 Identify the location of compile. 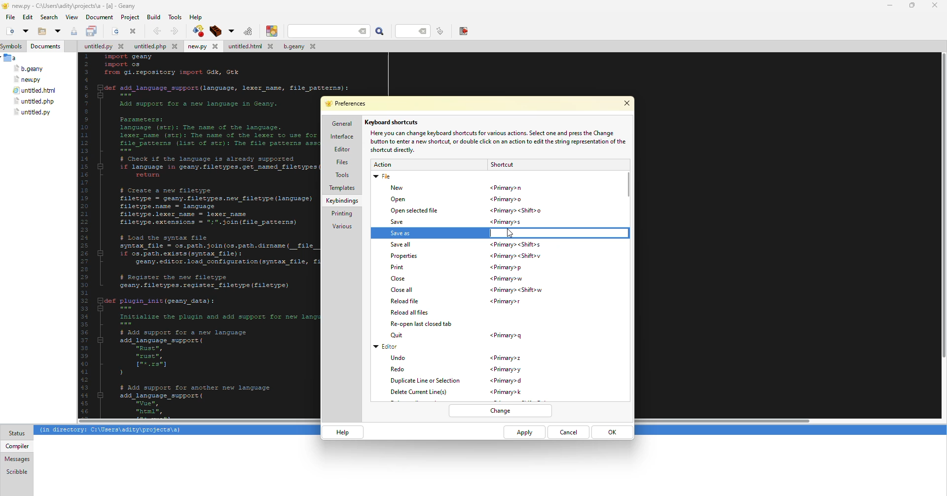
(197, 31).